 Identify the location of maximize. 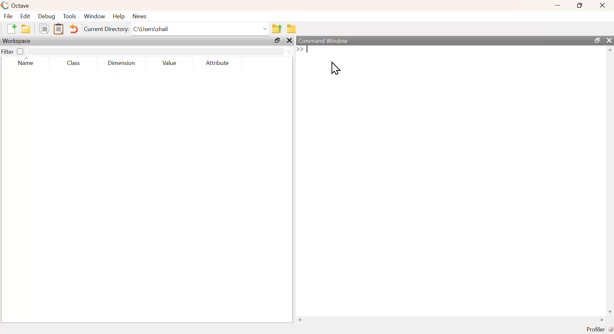
(597, 41).